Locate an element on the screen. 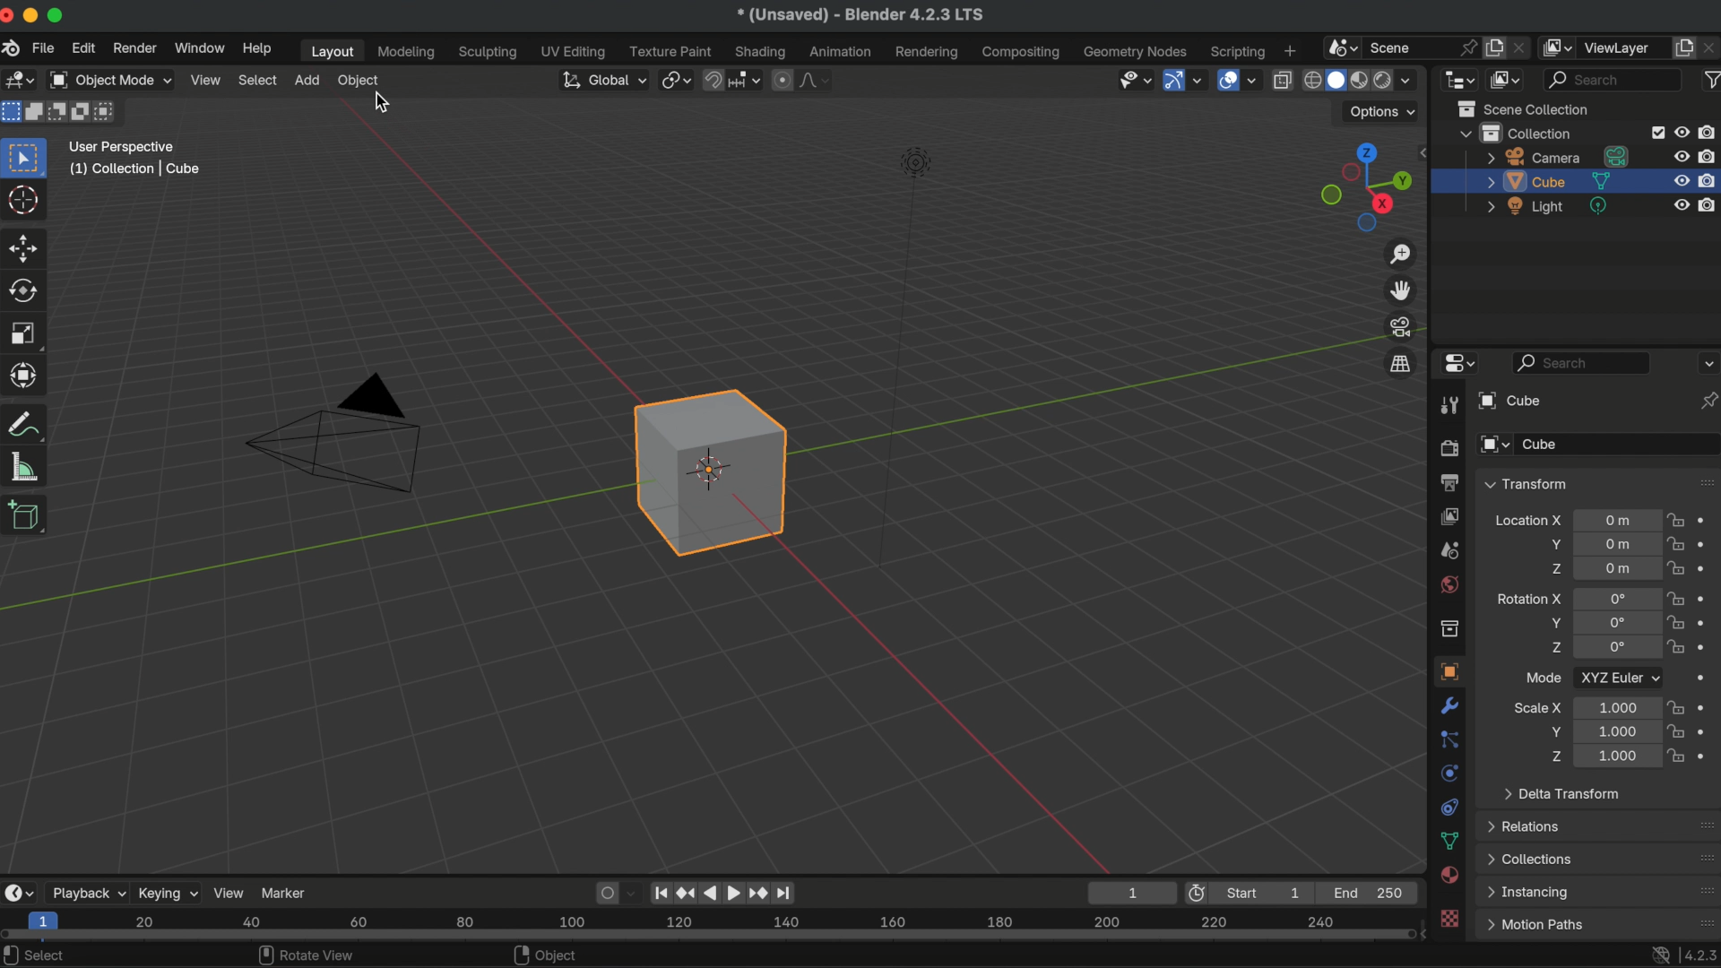 The image size is (1721, 968). Euler rotation is located at coordinates (1615, 599).